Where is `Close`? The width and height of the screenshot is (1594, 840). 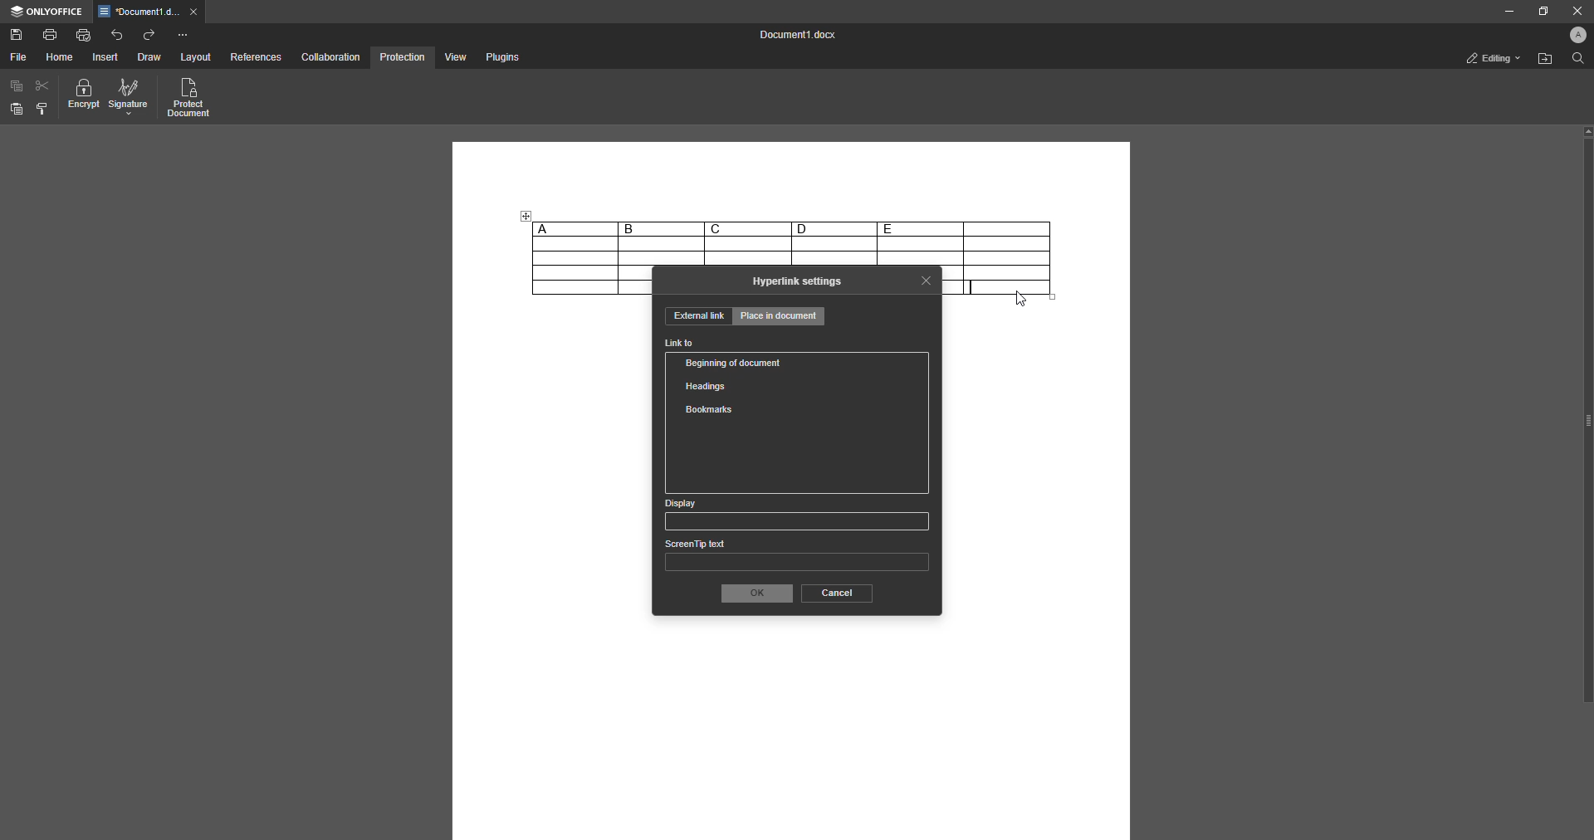
Close is located at coordinates (1574, 11).